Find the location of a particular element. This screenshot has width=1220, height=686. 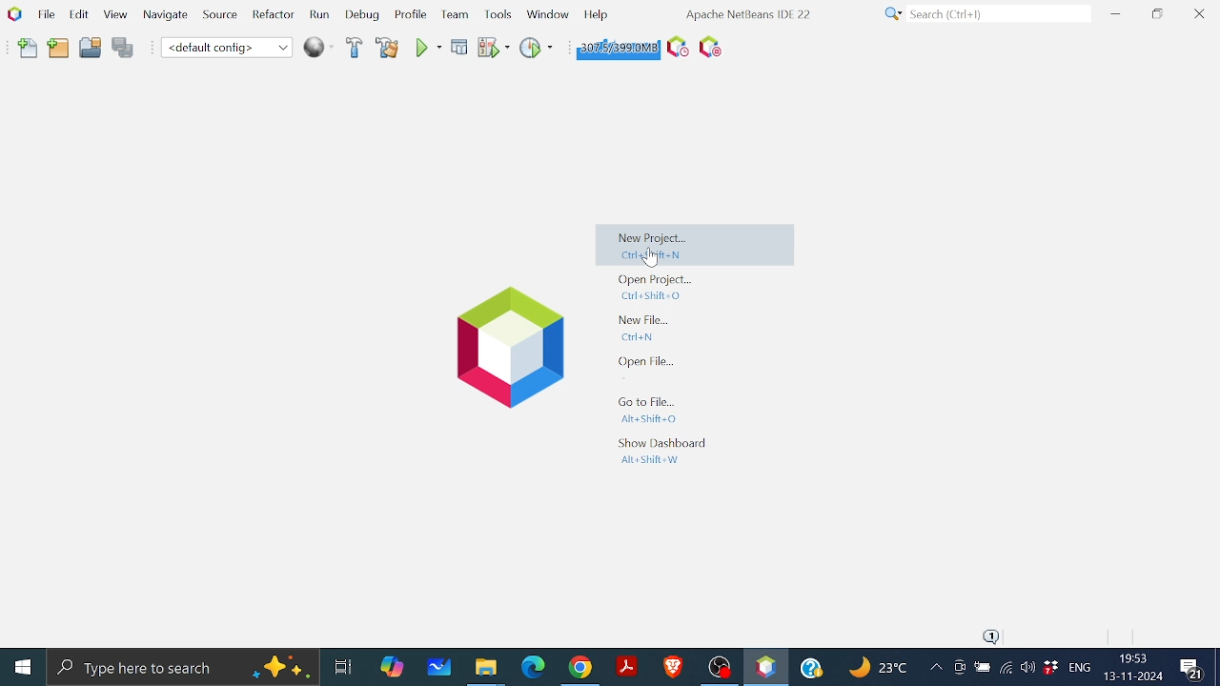

Debug is located at coordinates (459, 47).